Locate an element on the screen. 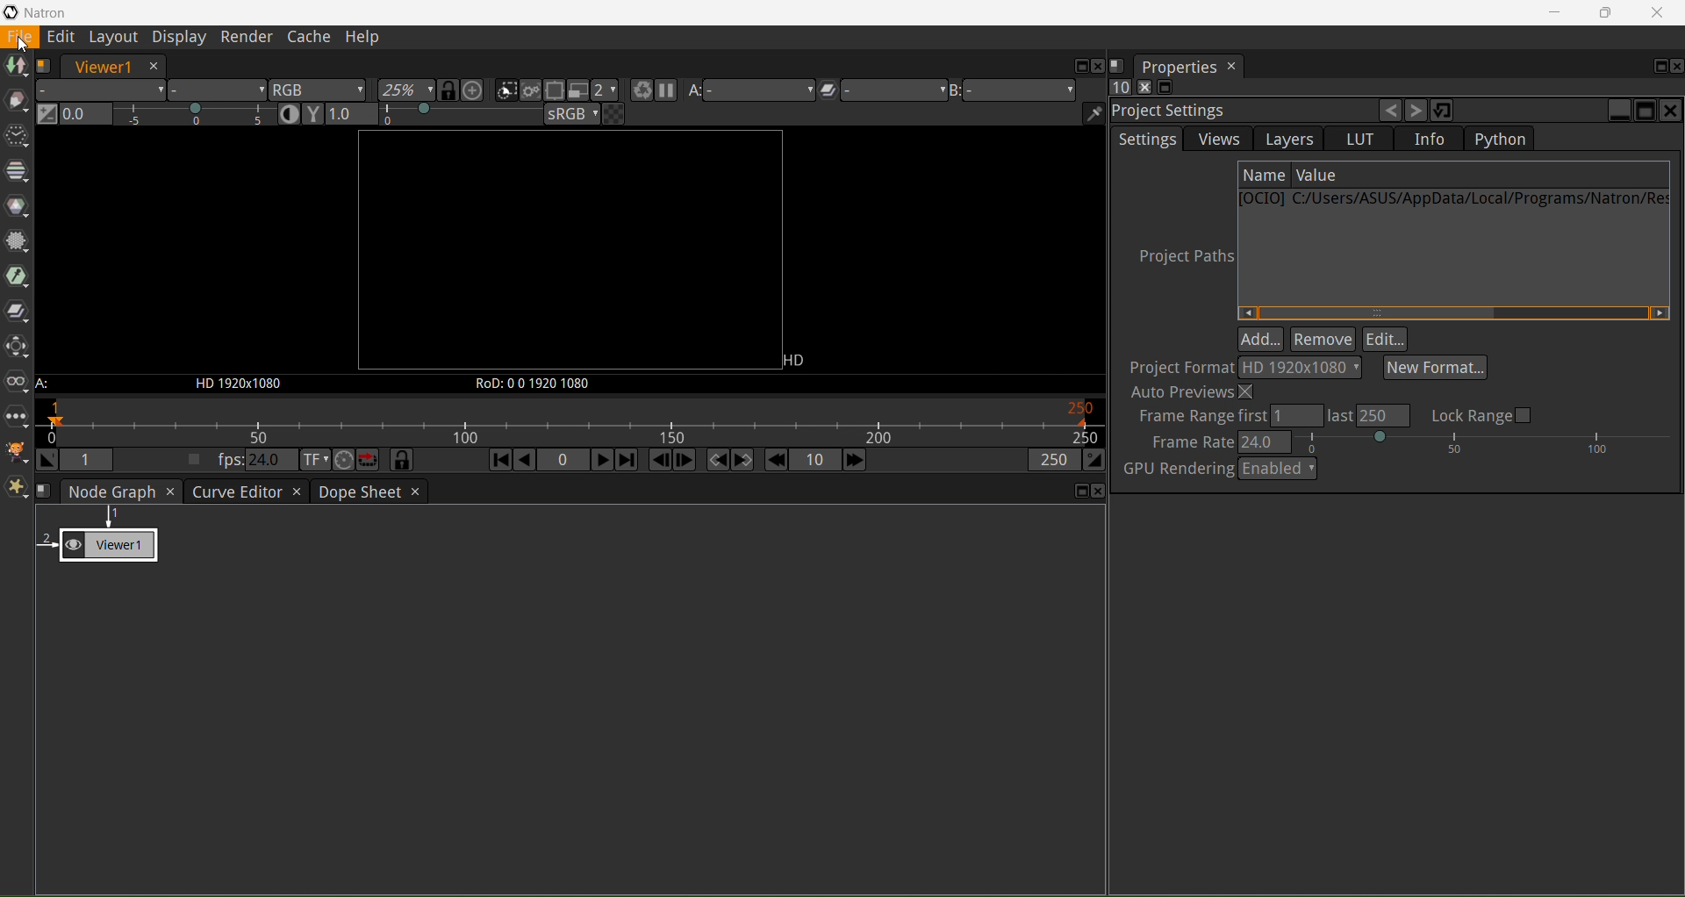 Image resolution: width=1685 pixels, height=897 pixels. Path name is located at coordinates (1454, 202).